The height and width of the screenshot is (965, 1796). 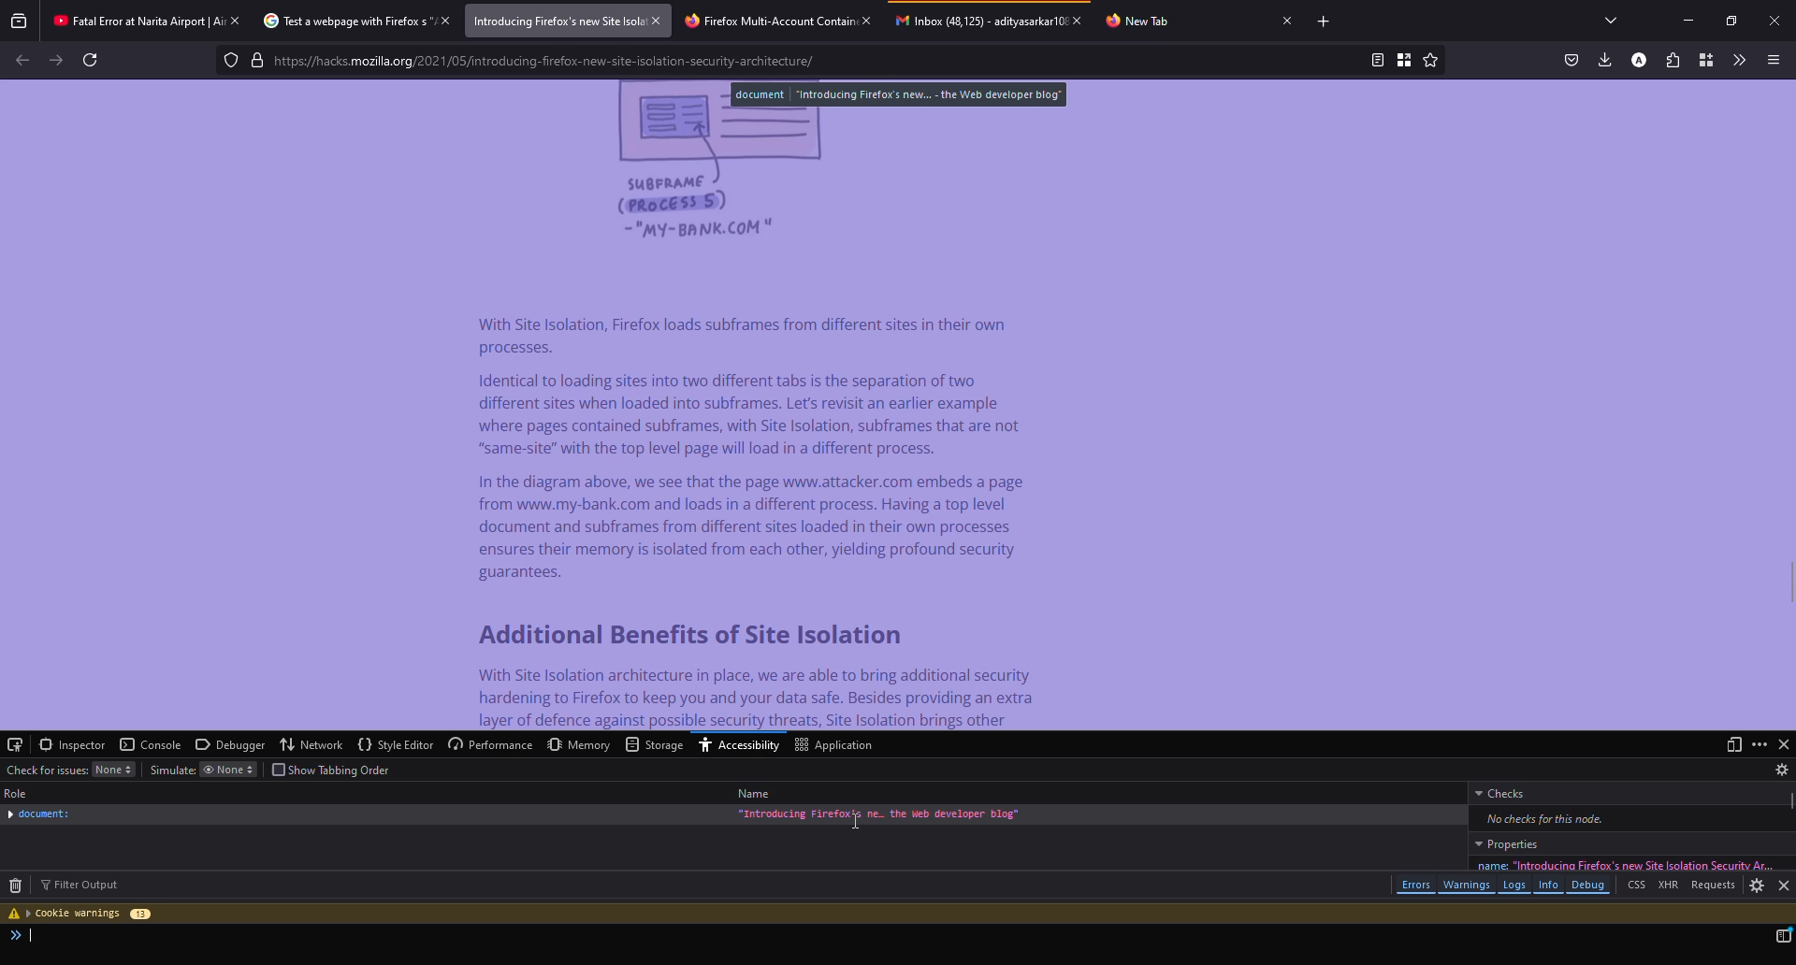 What do you see at coordinates (1792, 804) in the screenshot?
I see `scroll bar` at bounding box center [1792, 804].